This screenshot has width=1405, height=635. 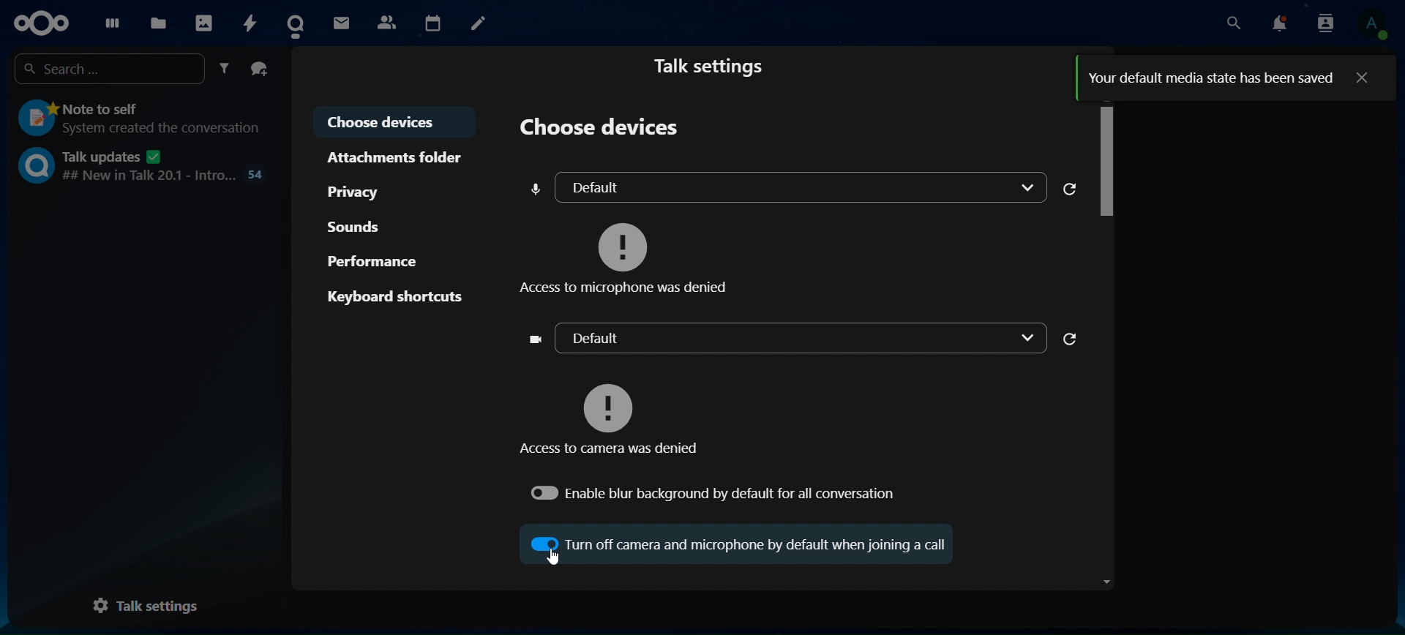 I want to click on Turn off Camera, so click(x=546, y=541).